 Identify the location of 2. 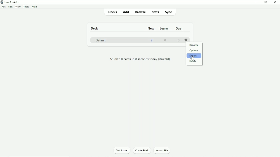
(152, 41).